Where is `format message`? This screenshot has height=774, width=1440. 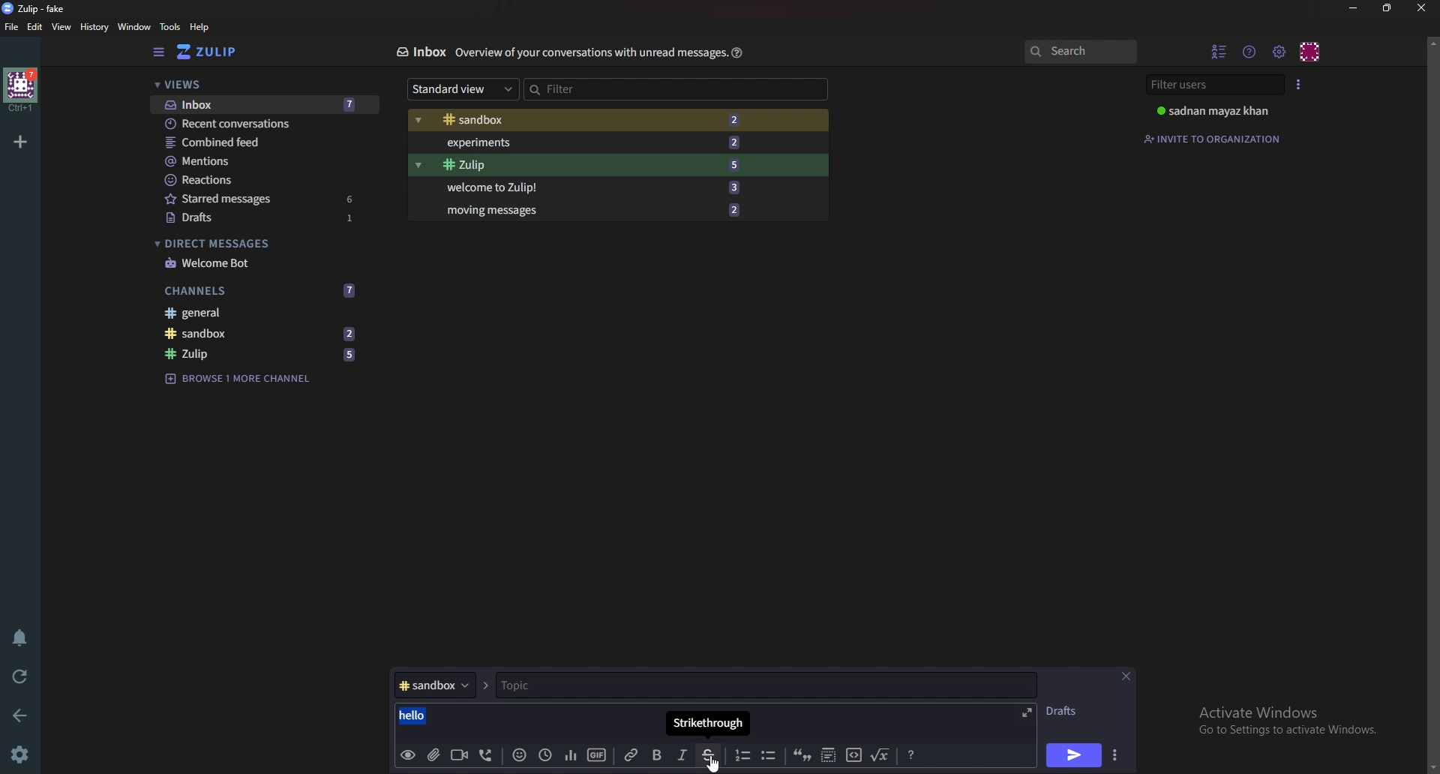
format message is located at coordinates (911, 755).